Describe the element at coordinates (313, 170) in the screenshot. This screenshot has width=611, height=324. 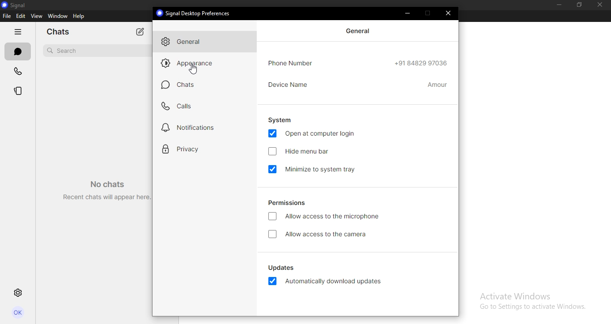
I see `minimize to system tray` at that location.